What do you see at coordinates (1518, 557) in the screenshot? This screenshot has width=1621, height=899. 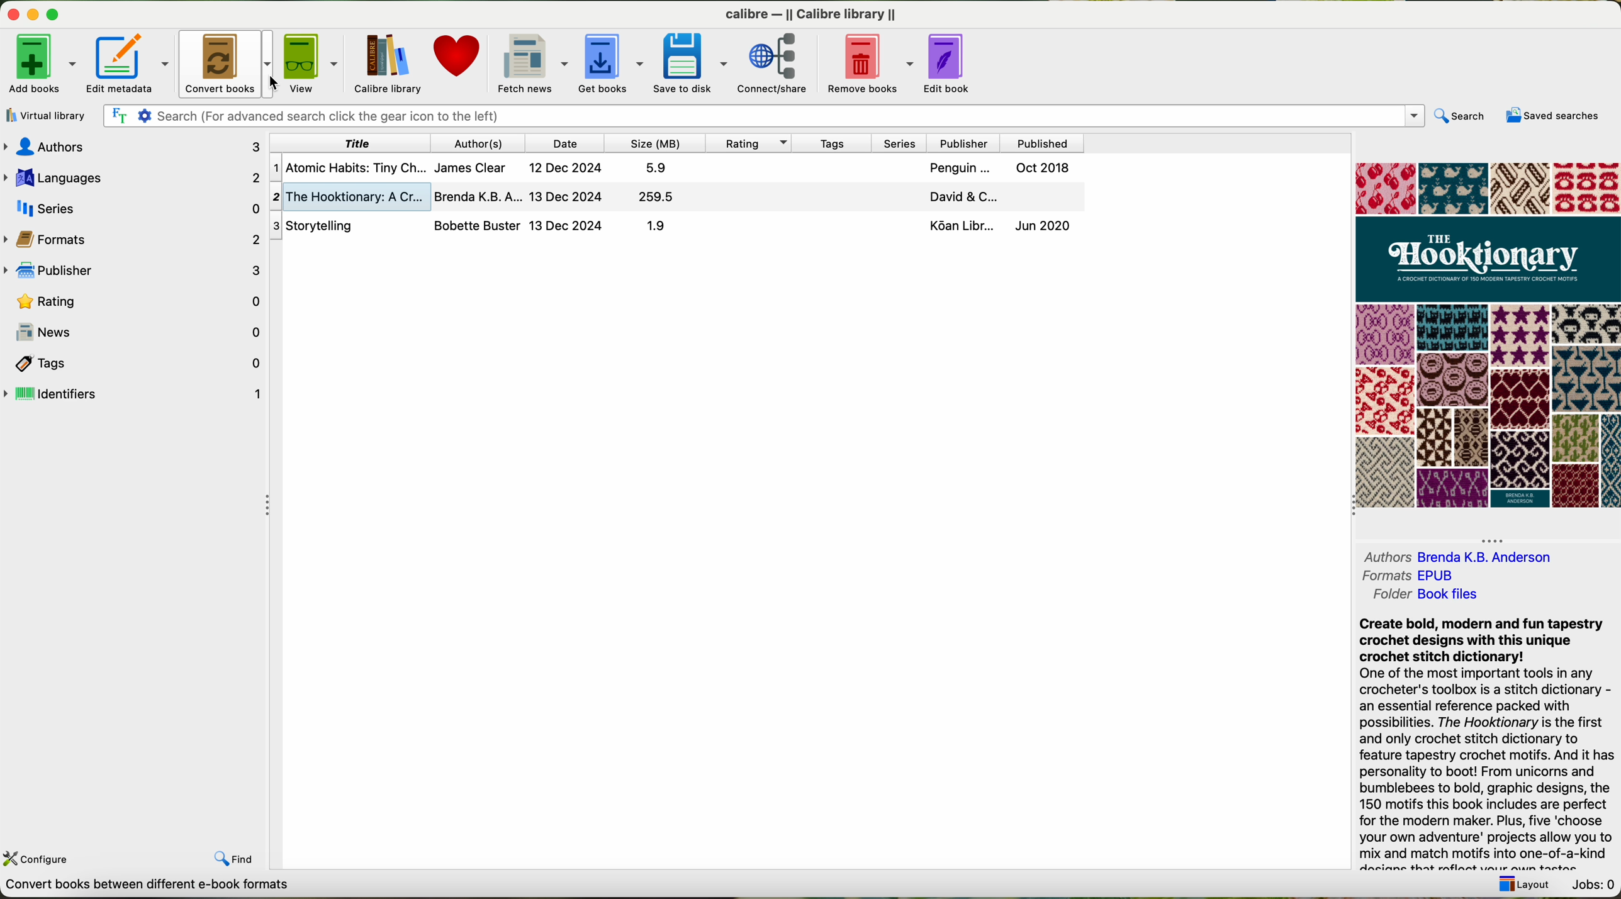 I see `Brenda K.B Anderson` at bounding box center [1518, 557].